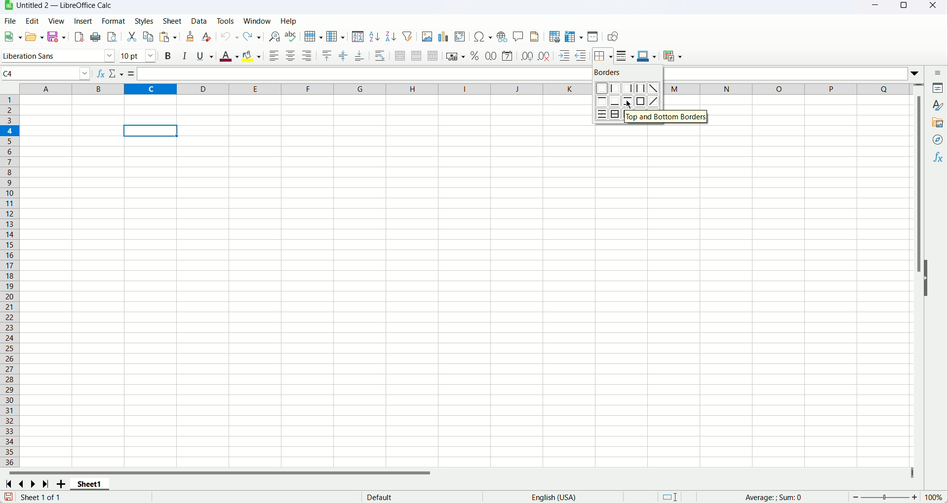 The height and width of the screenshot is (503, 948). What do you see at coordinates (40, 497) in the screenshot?
I see `Text` at bounding box center [40, 497].